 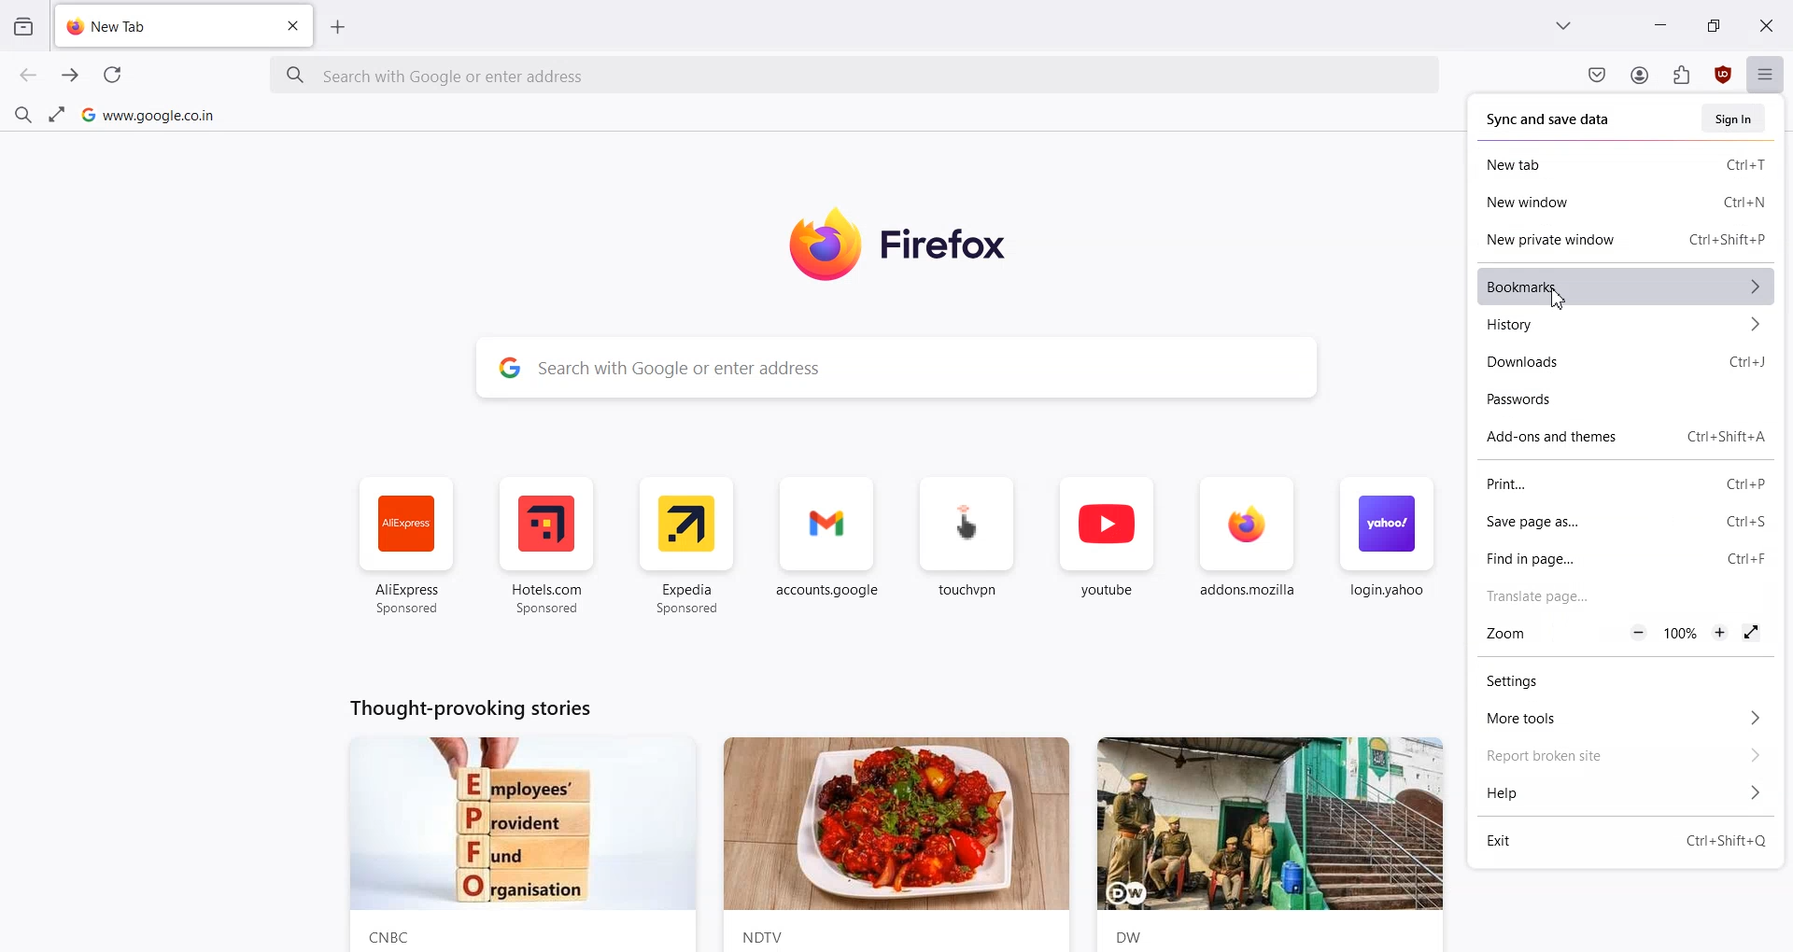 I want to click on Account, so click(x=1640, y=76).